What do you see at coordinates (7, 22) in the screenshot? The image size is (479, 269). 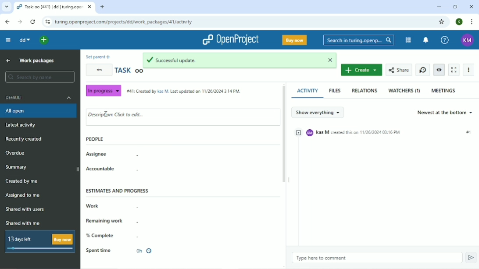 I see `Back` at bounding box center [7, 22].